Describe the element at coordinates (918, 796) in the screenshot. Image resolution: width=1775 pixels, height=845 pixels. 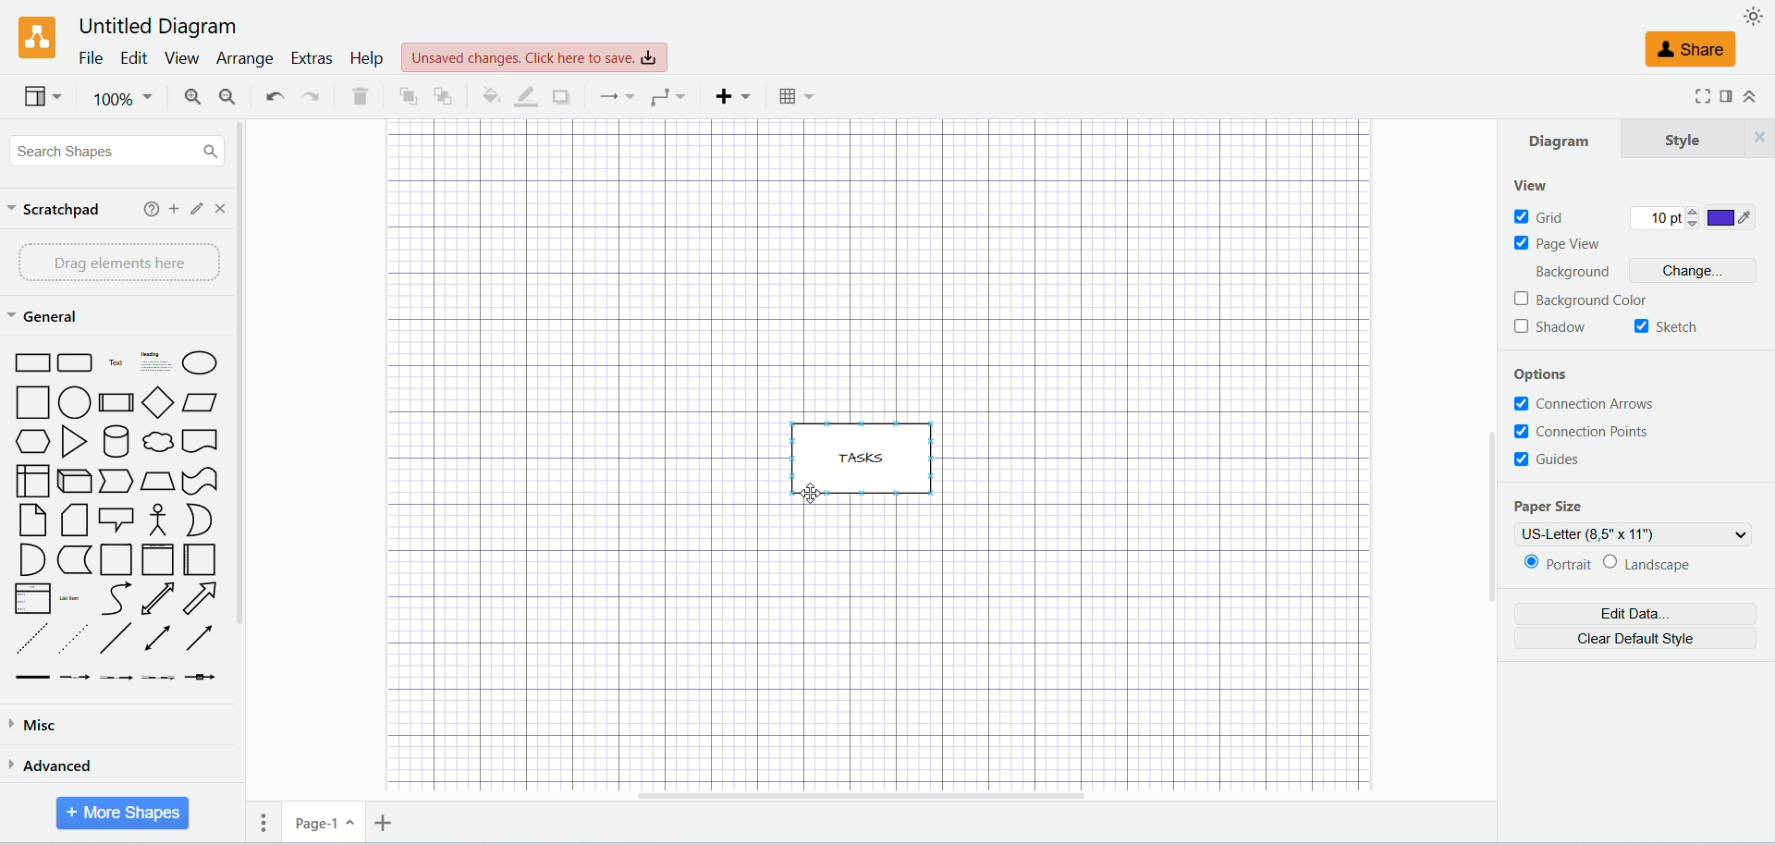
I see `horizontal scroll bar` at that location.